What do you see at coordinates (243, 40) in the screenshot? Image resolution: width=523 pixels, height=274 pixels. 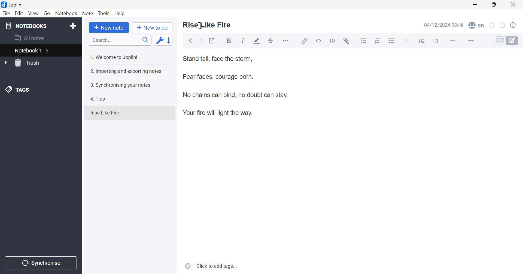 I see `Italic` at bounding box center [243, 40].